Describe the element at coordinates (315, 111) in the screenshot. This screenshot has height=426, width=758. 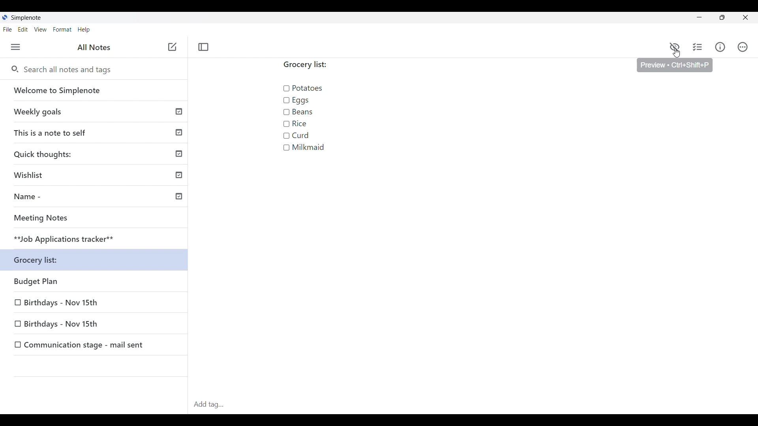
I see `Grocery list: Potatoes Eggs Beans Rice Curd Milkmaid` at that location.